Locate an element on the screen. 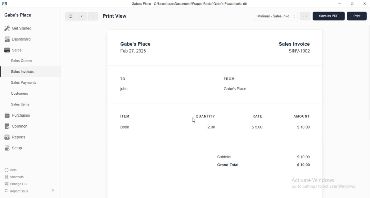 The height and width of the screenshot is (198, 370). previous is located at coordinates (82, 16).